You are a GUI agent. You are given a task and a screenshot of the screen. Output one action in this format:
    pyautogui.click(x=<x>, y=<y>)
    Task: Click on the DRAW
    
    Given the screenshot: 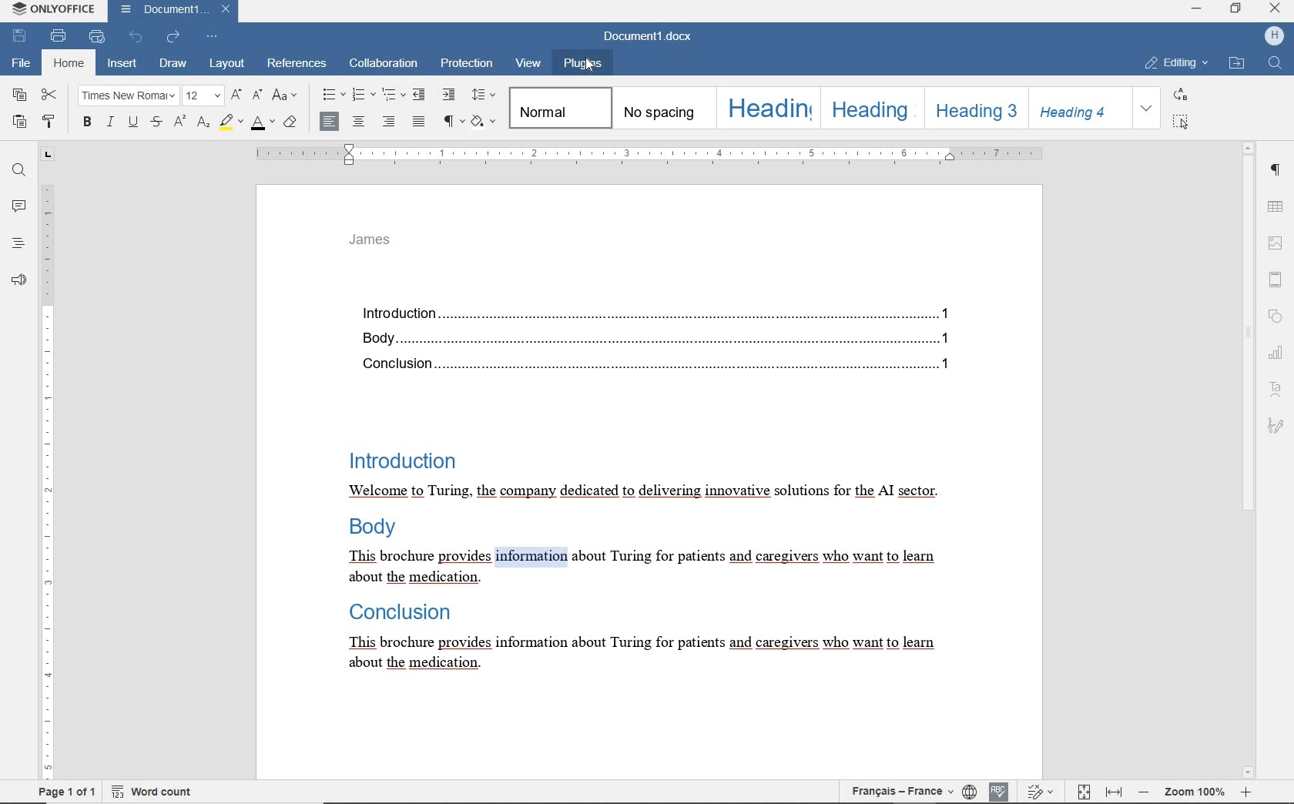 What is the action you would take?
    pyautogui.click(x=173, y=63)
    